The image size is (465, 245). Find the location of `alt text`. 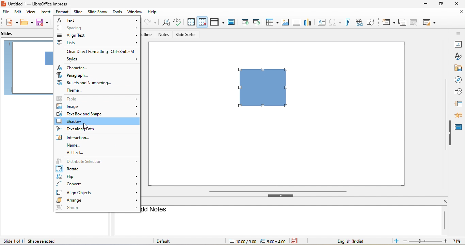

alt text is located at coordinates (76, 153).